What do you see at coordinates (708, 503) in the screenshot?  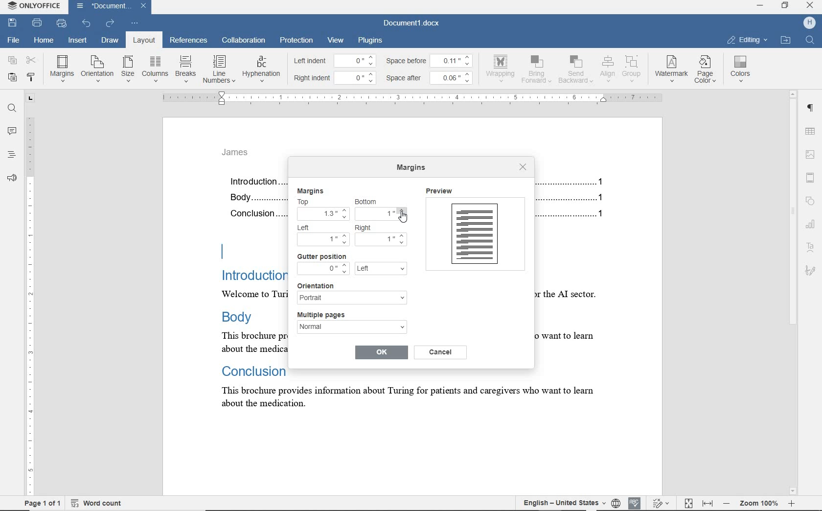 I see `fit to width` at bounding box center [708, 503].